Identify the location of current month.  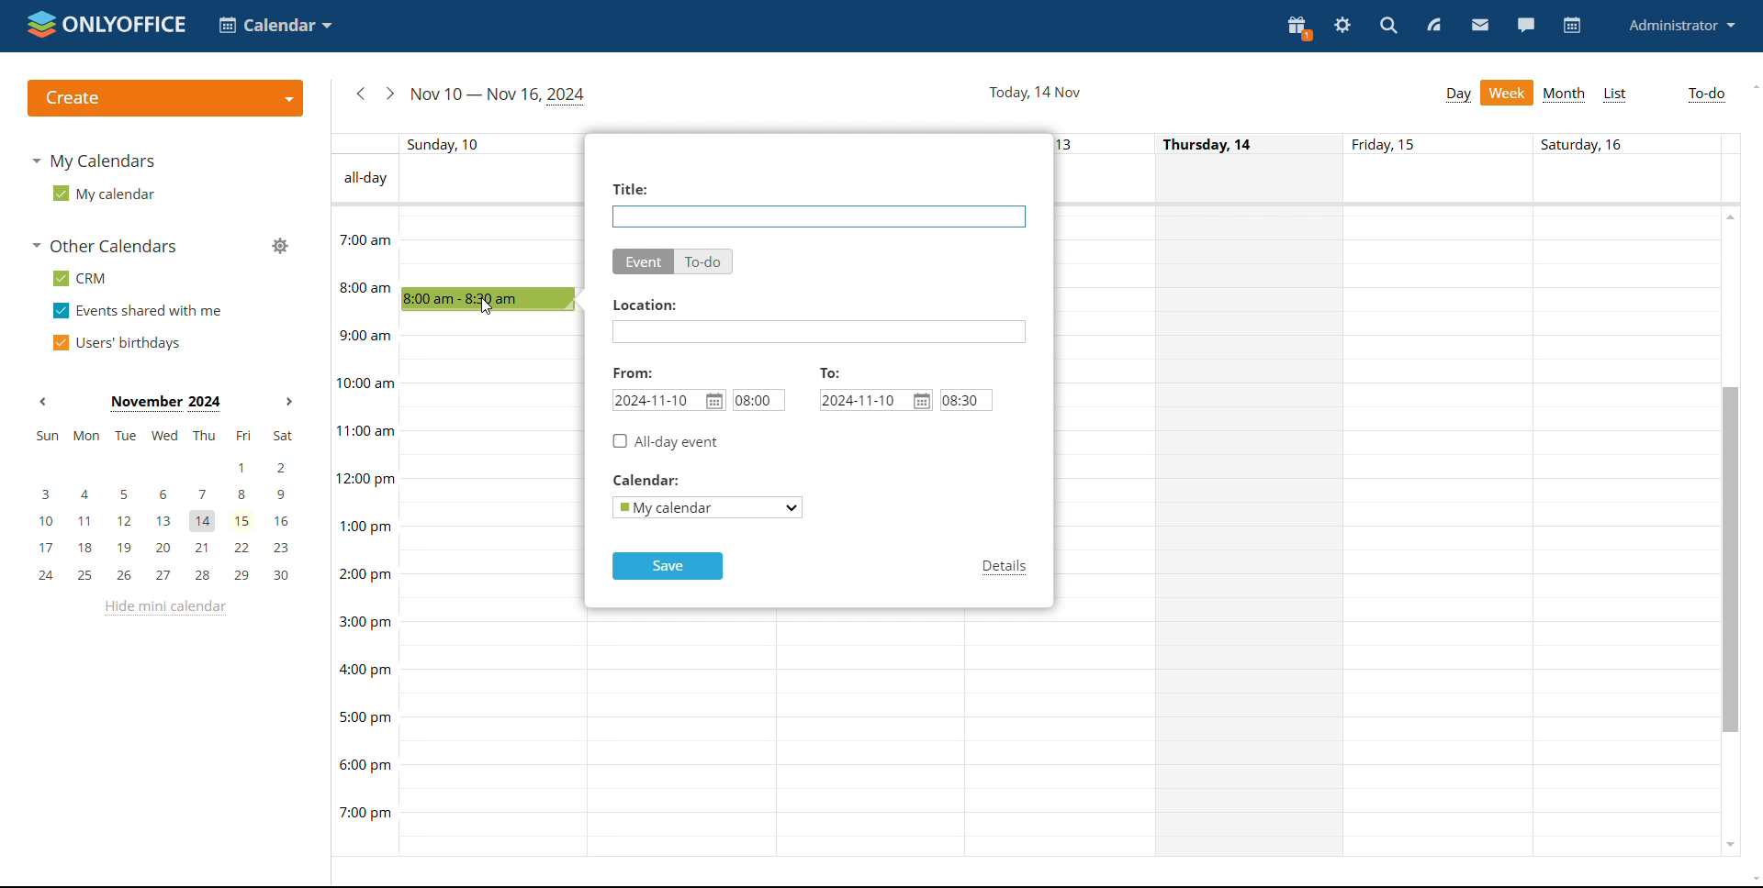
(163, 402).